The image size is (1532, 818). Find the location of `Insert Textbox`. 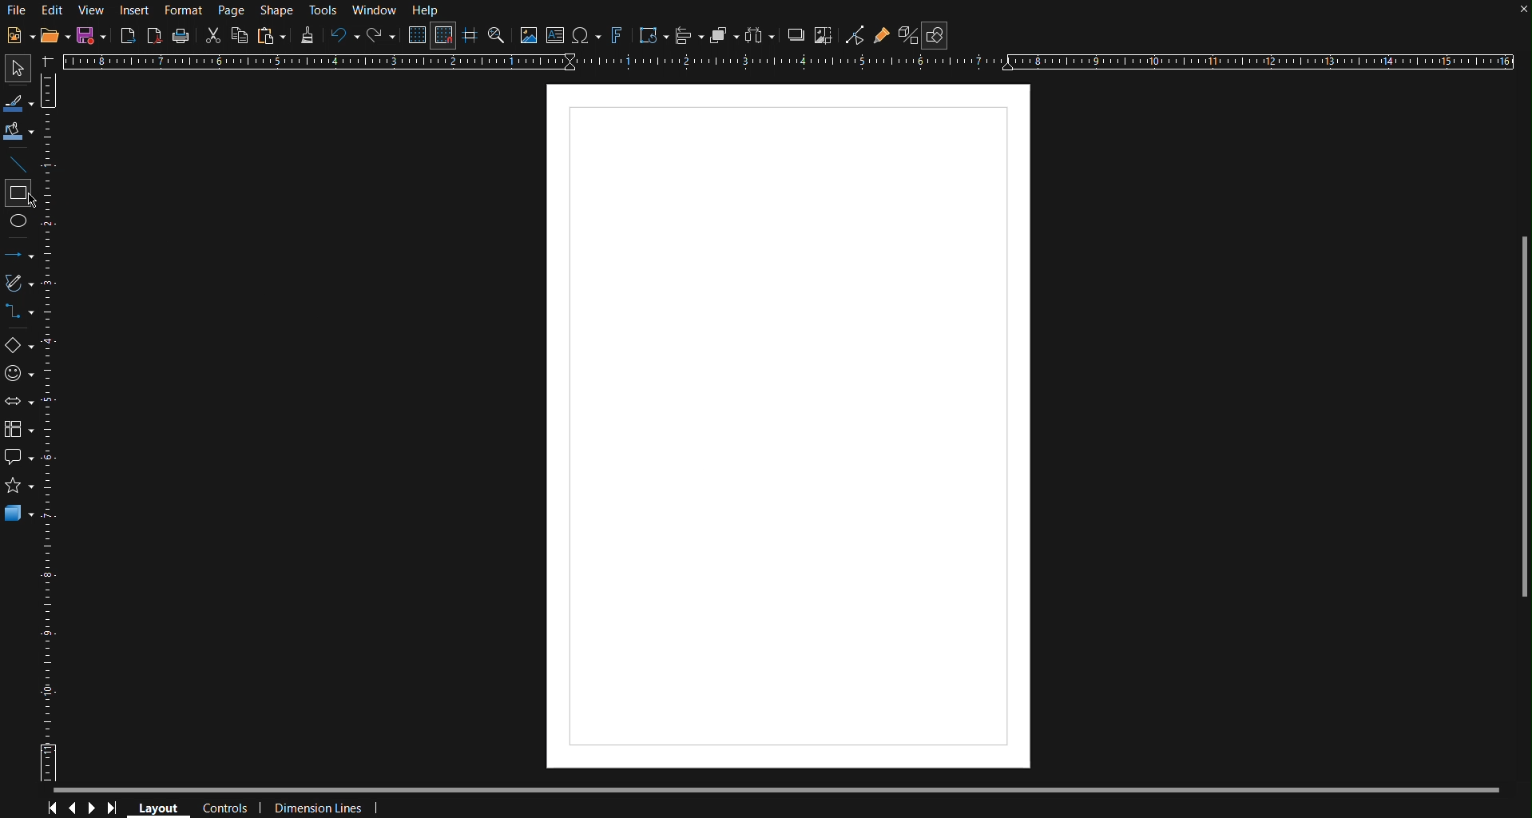

Insert Textbox is located at coordinates (556, 35).